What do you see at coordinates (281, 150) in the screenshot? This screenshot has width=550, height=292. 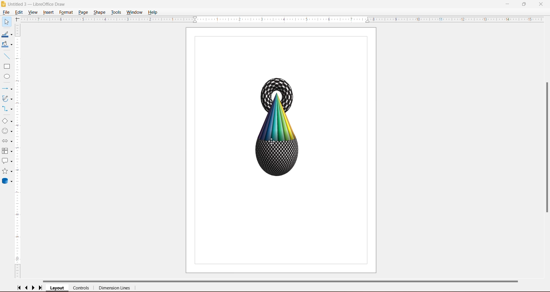 I see `Current Page` at bounding box center [281, 150].